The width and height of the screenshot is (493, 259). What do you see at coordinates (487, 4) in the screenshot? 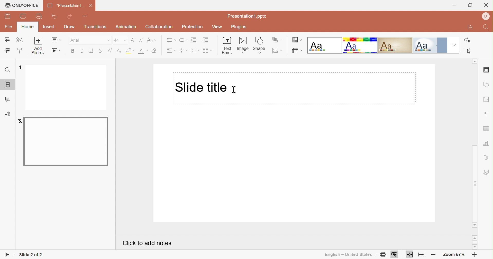
I see `Close` at bounding box center [487, 4].